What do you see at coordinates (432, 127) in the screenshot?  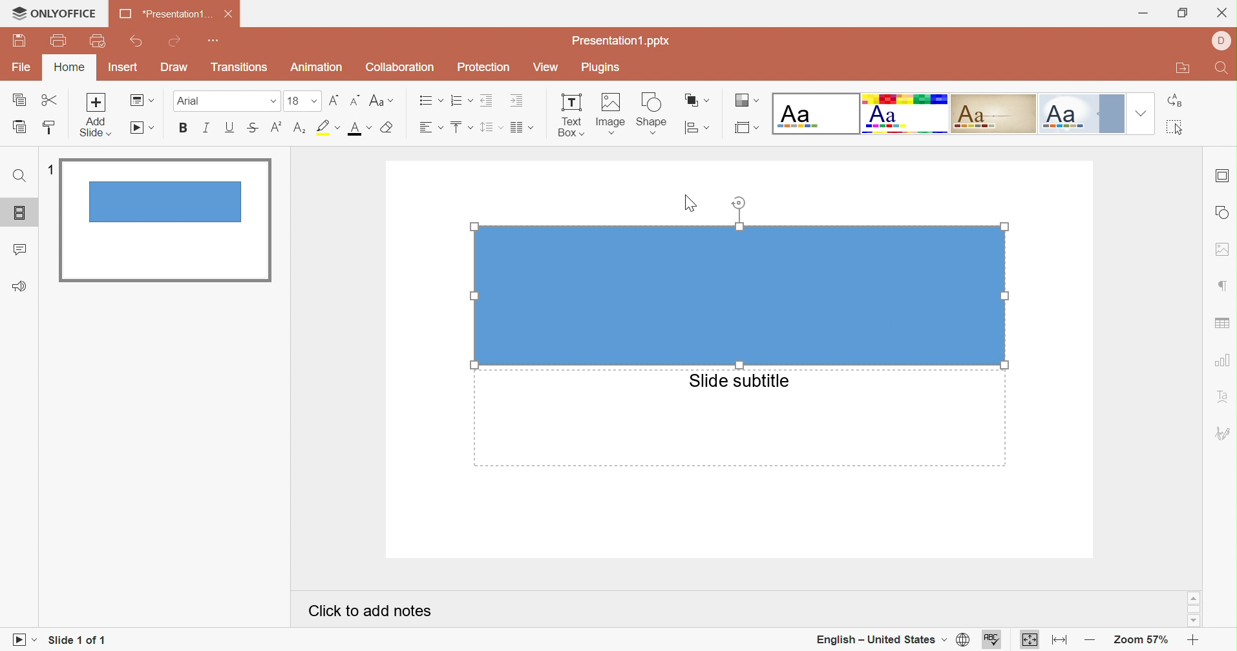 I see `Horizontal align` at bounding box center [432, 127].